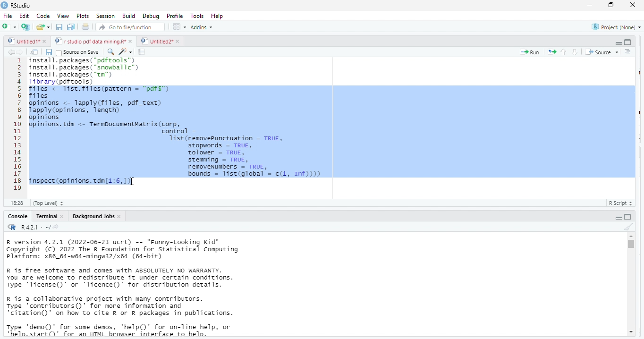  Describe the element at coordinates (17, 216) in the screenshot. I see `console` at that location.